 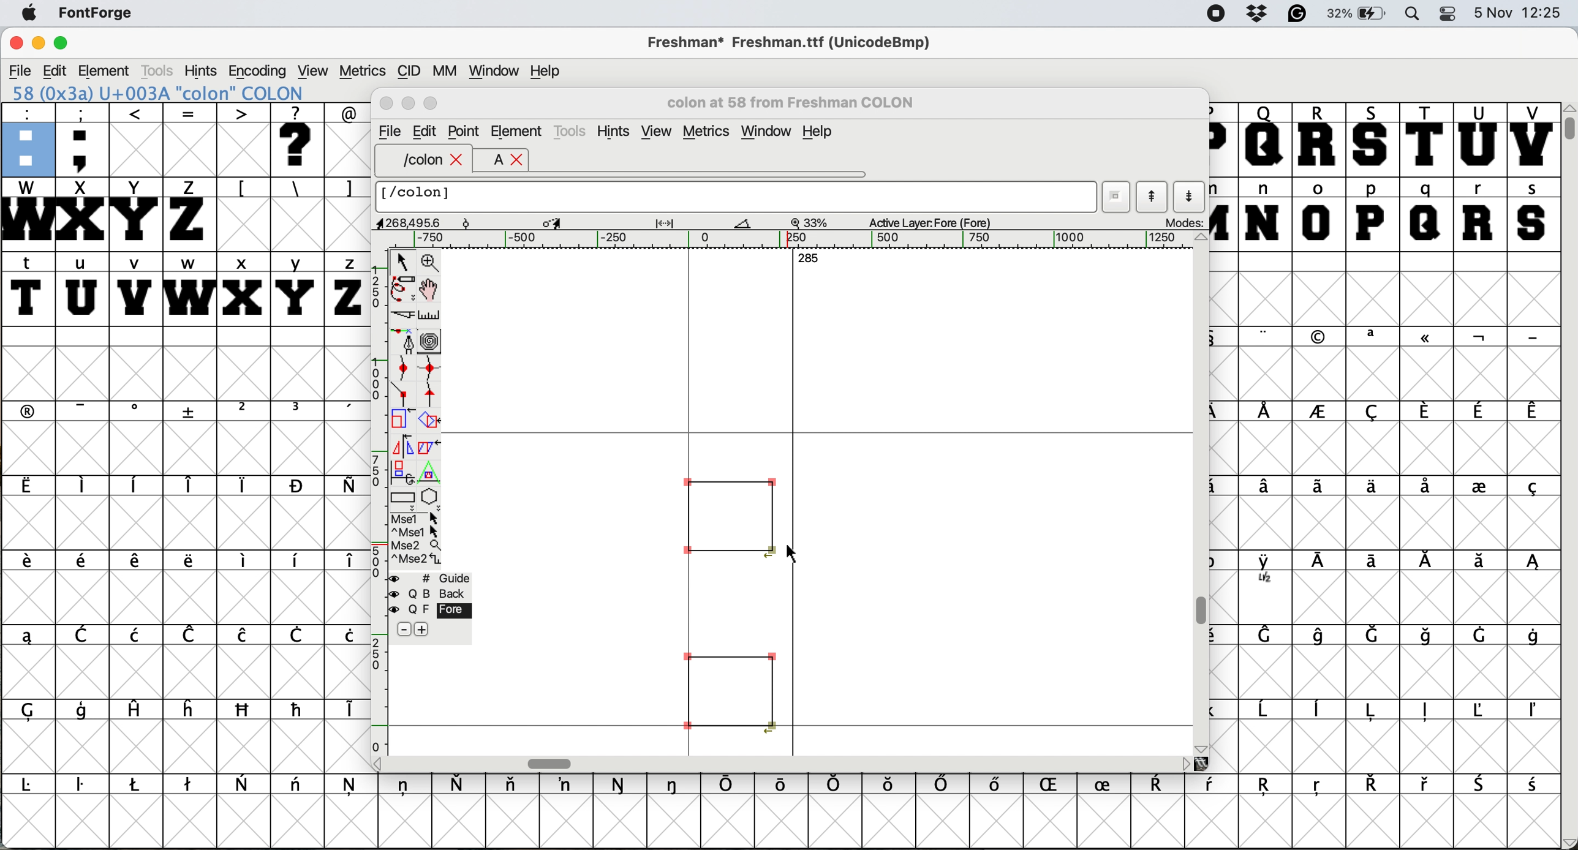 What do you see at coordinates (430, 260) in the screenshot?
I see `zoom in` at bounding box center [430, 260].